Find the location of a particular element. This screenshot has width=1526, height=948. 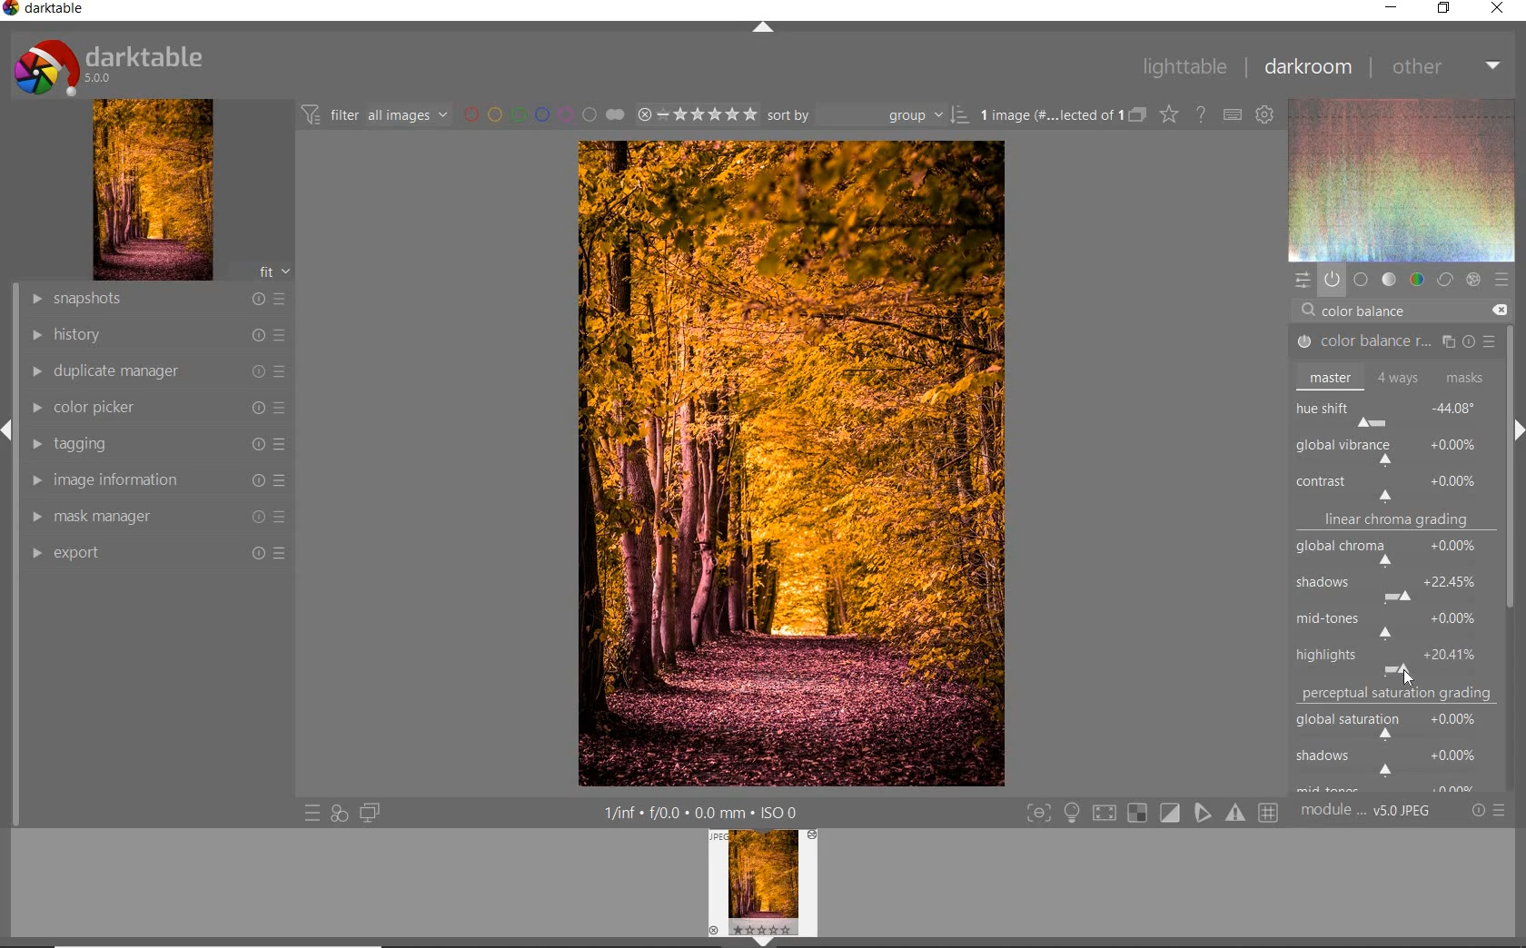

DELETE is located at coordinates (1499, 310).